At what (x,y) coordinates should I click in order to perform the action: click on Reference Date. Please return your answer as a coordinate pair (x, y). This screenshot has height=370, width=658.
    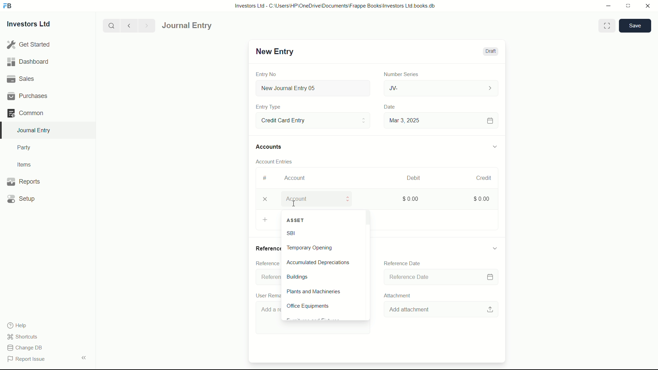
    Looking at the image, I should click on (402, 263).